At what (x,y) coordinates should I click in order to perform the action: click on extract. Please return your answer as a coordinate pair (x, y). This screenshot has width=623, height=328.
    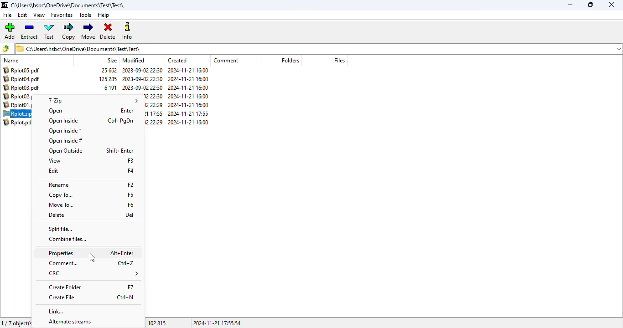
    Looking at the image, I should click on (29, 31).